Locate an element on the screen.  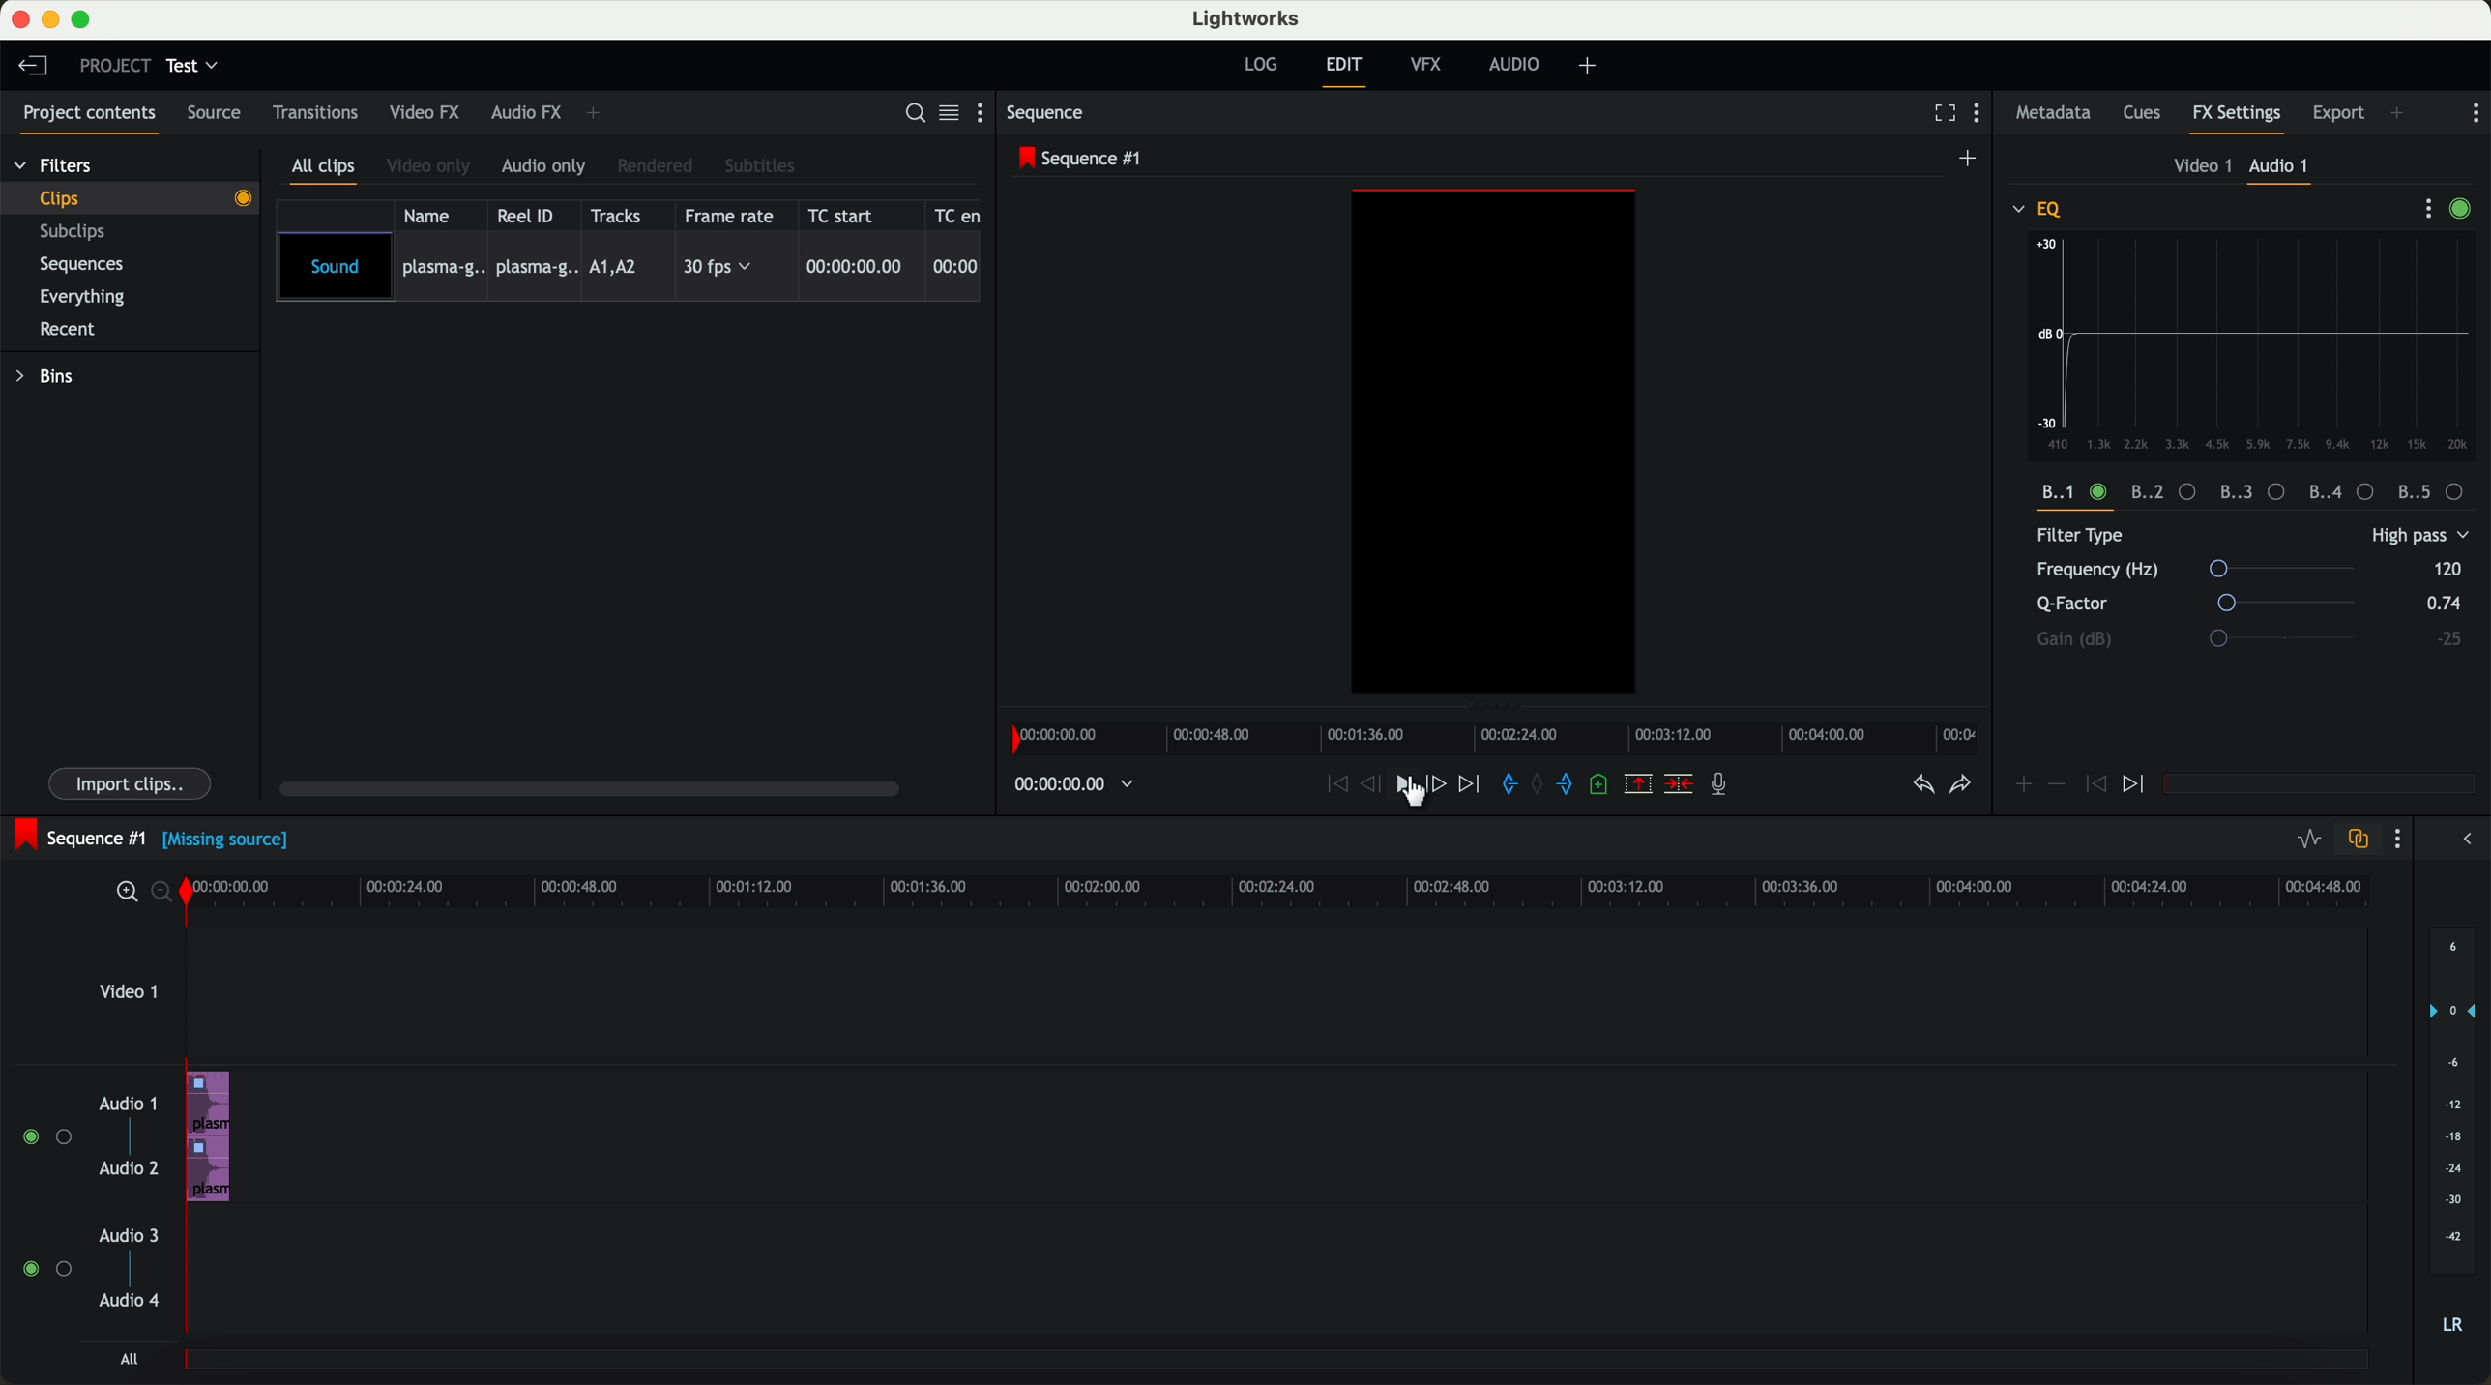
audio 1 is located at coordinates (2282, 169).